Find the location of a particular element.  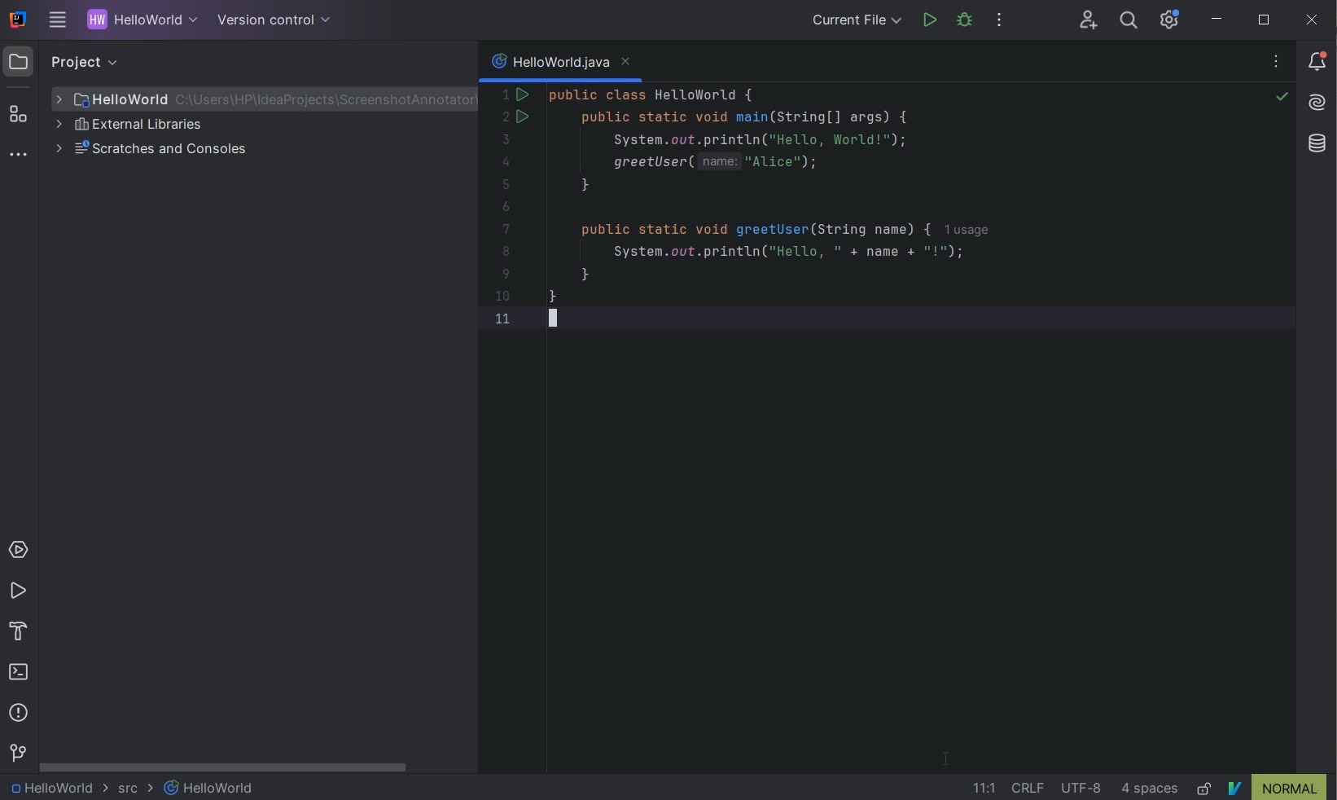

DEBUG is located at coordinates (967, 23).